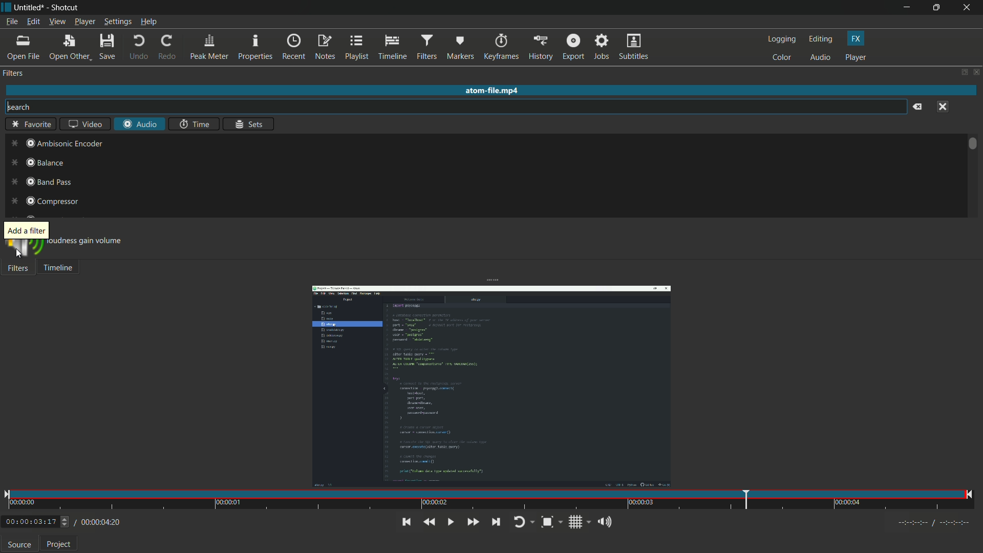  Describe the element at coordinates (44, 201) in the screenshot. I see `compressor` at that location.